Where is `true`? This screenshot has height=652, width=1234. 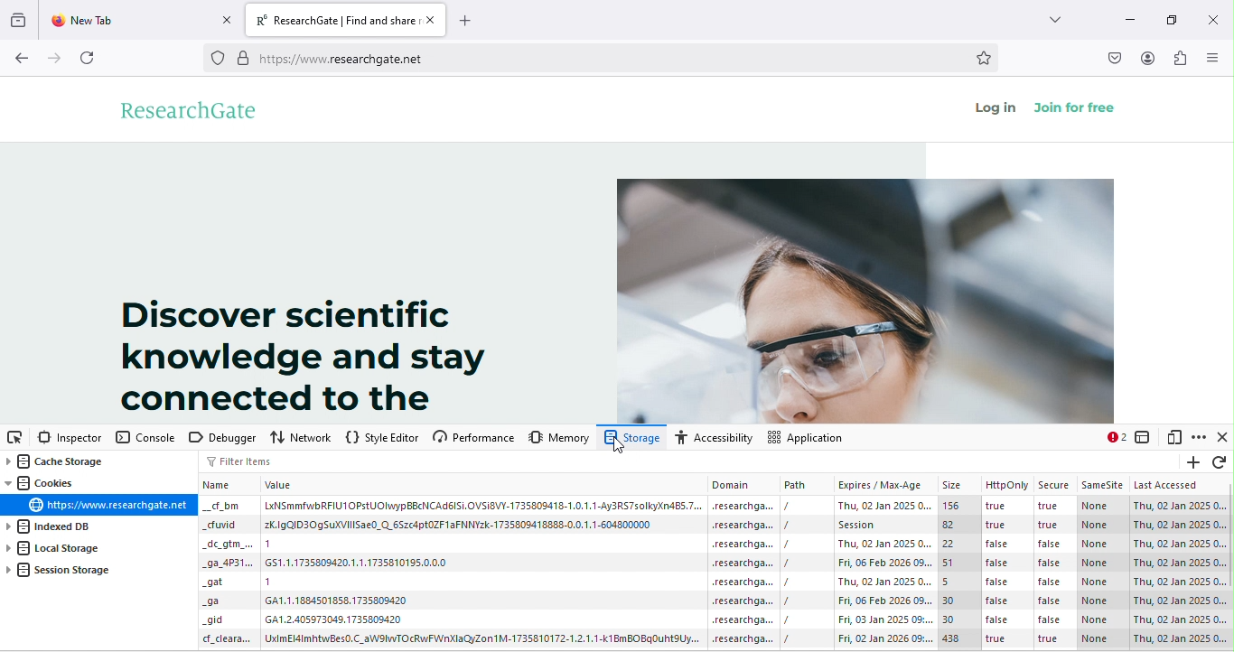 true is located at coordinates (1050, 525).